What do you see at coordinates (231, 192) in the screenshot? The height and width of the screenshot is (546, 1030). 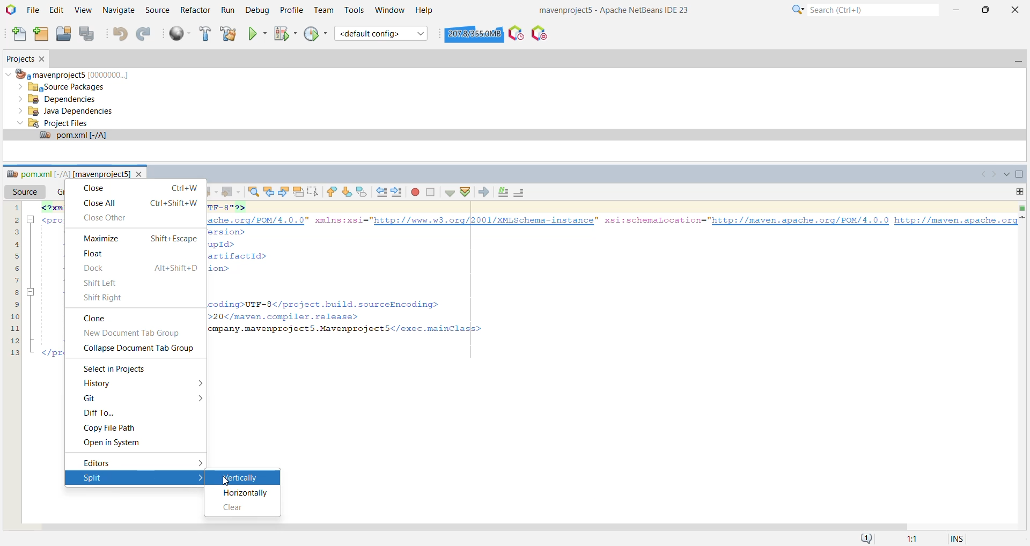 I see `Forward` at bounding box center [231, 192].